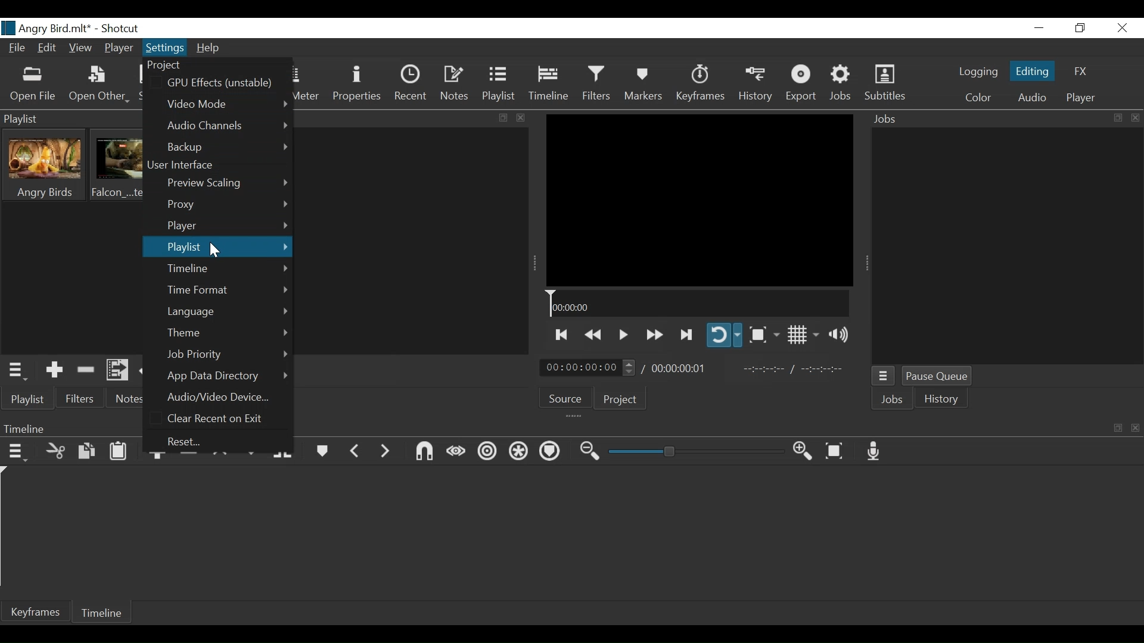  What do you see at coordinates (128, 399) in the screenshot?
I see `Notes` at bounding box center [128, 399].